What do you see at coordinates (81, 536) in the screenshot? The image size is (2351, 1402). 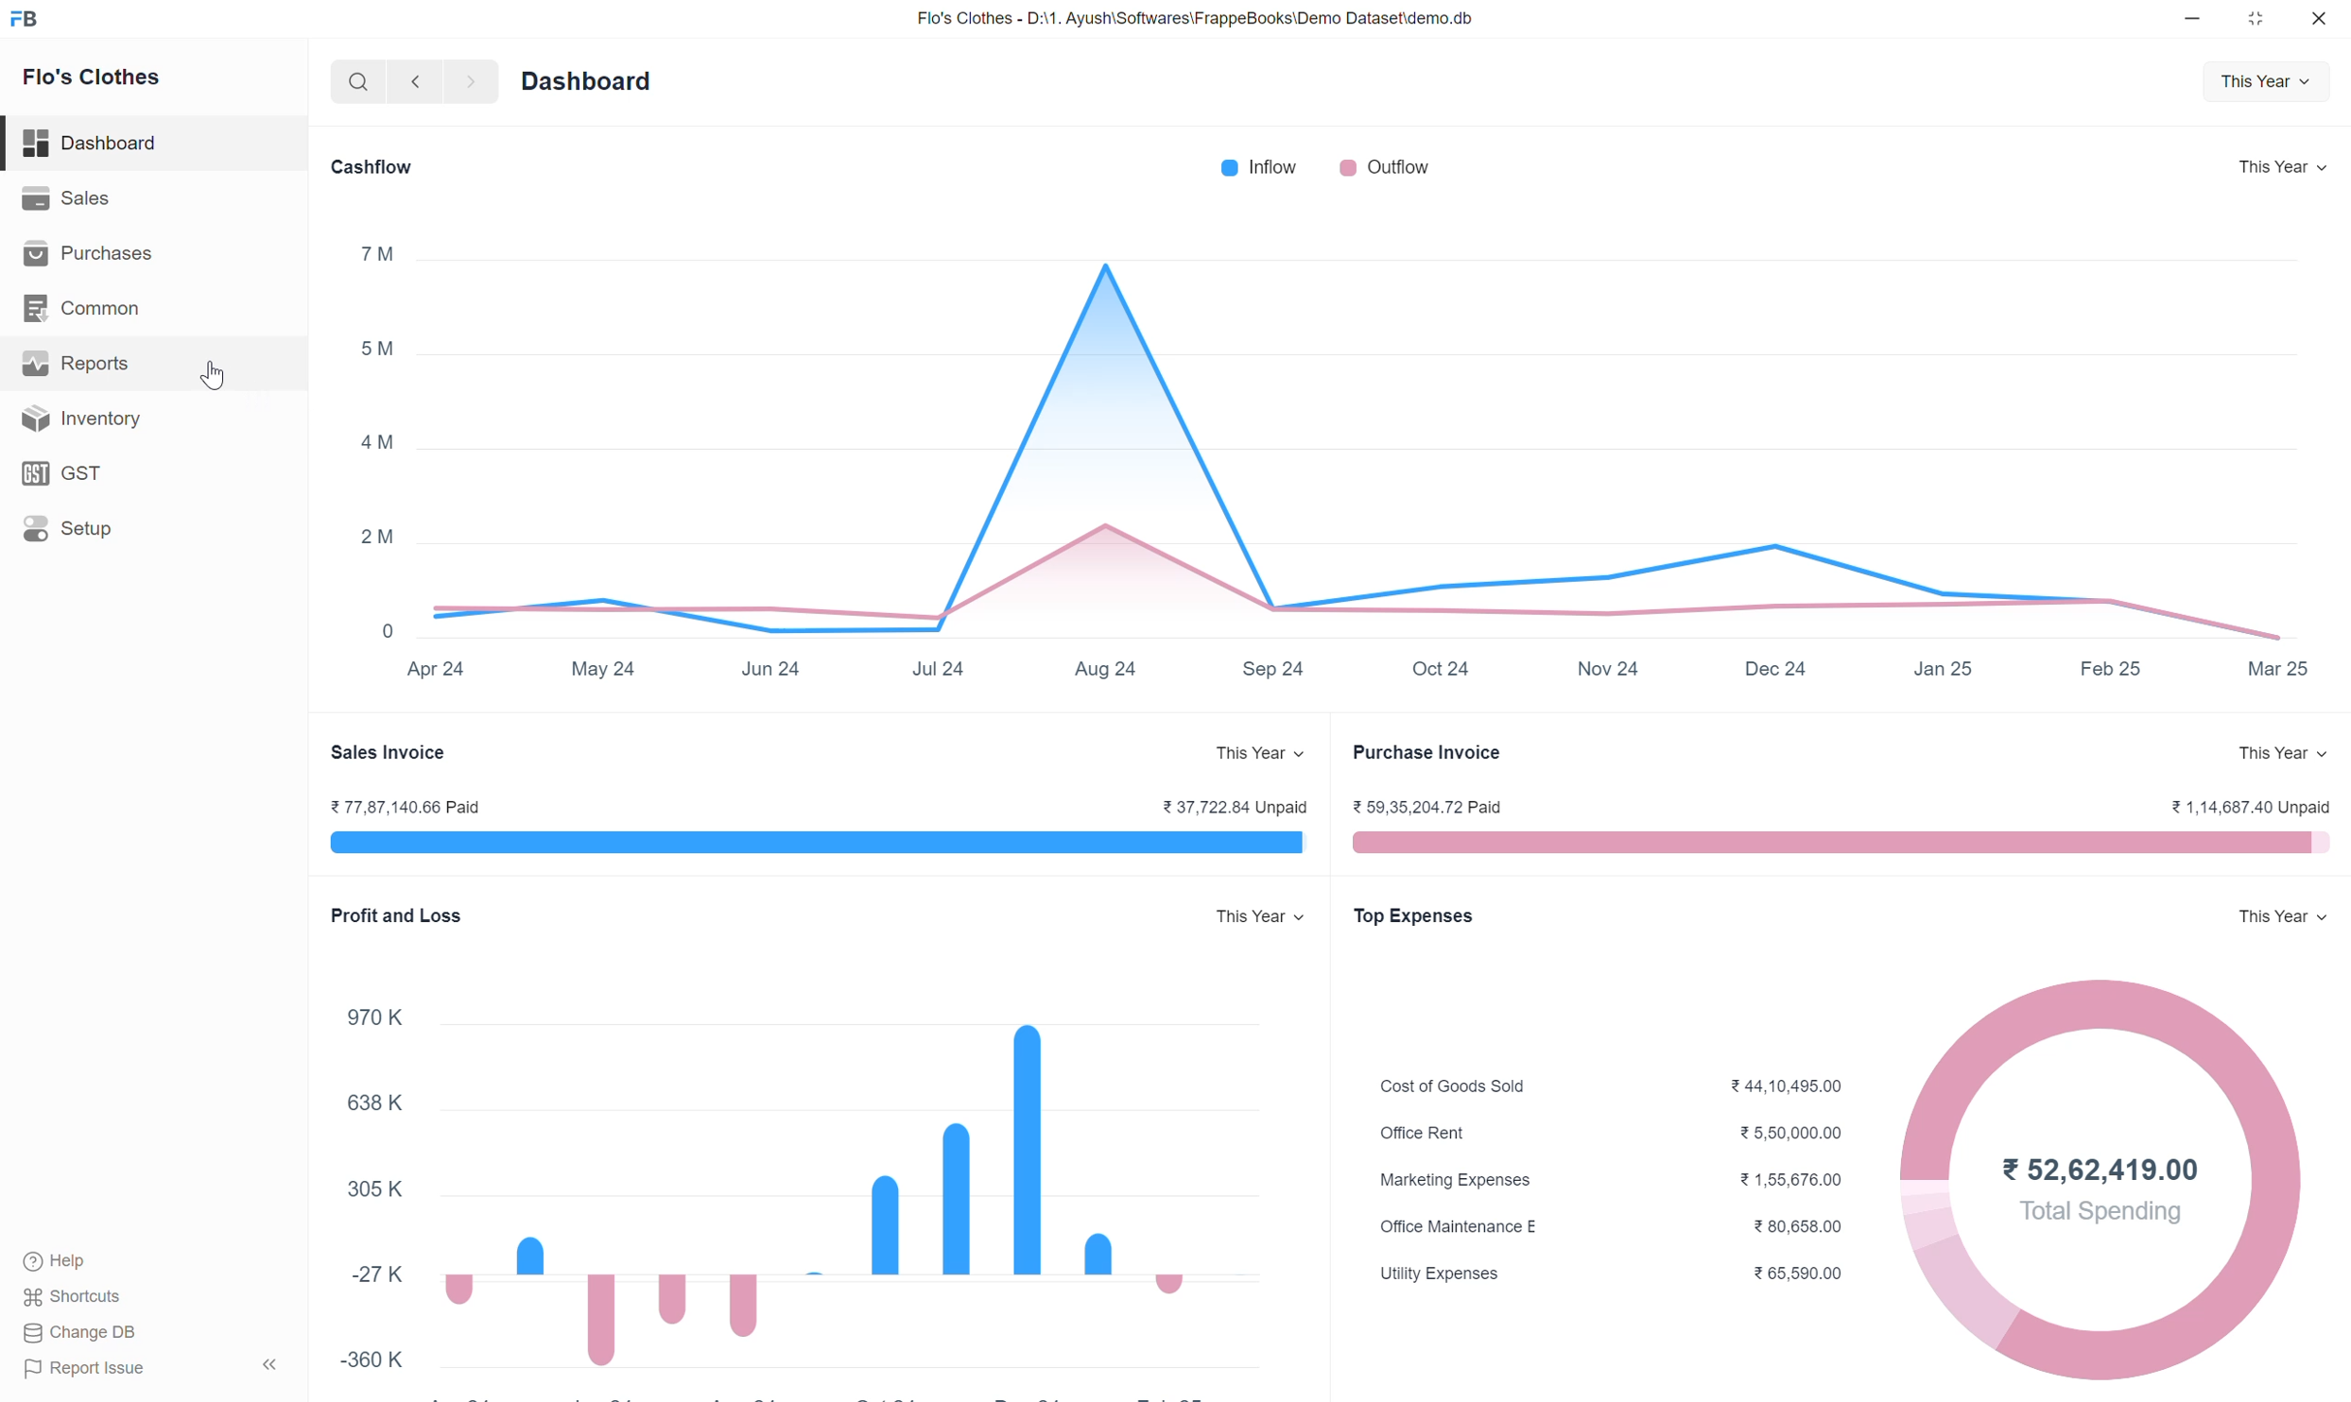 I see `Setup` at bounding box center [81, 536].